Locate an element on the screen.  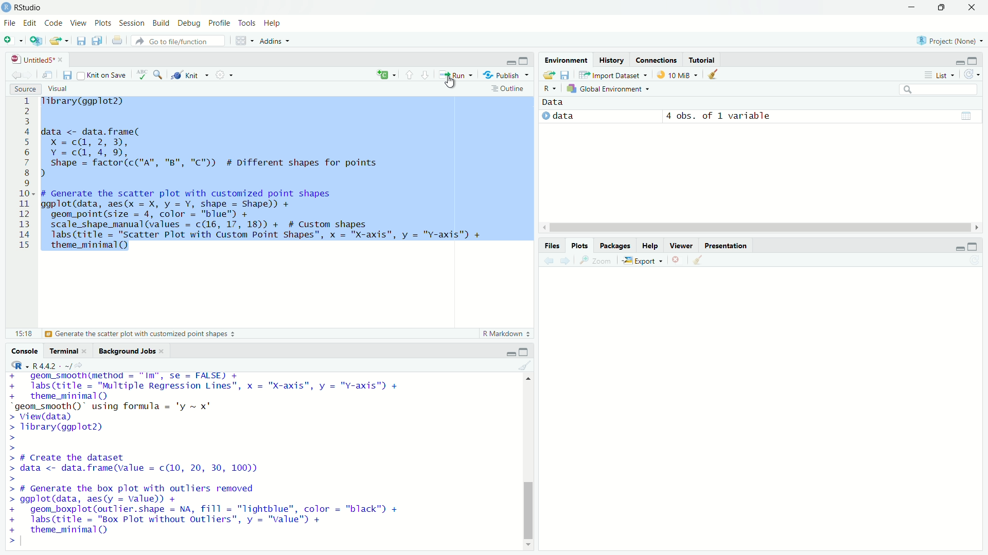
vertical scroll bar is located at coordinates (528, 462).